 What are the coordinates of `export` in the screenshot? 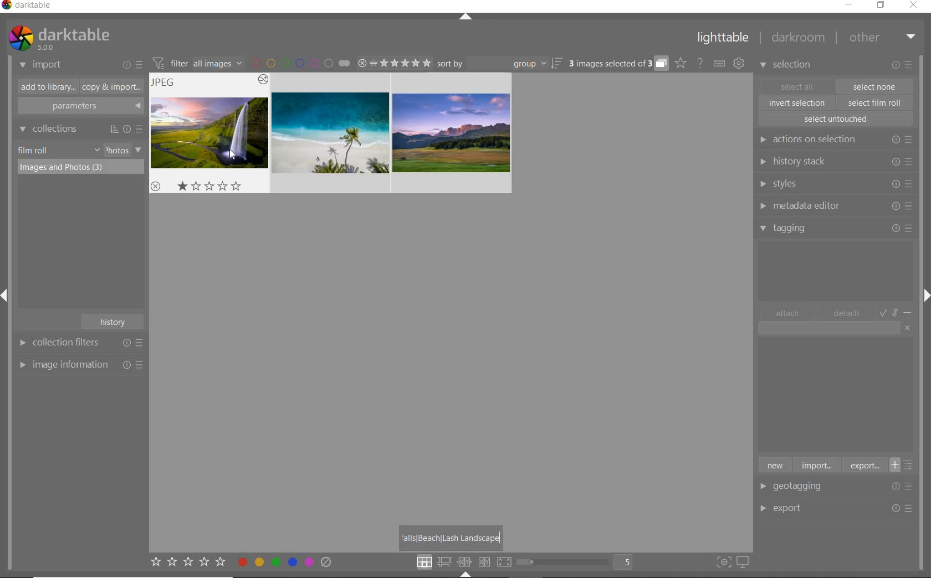 It's located at (863, 465).